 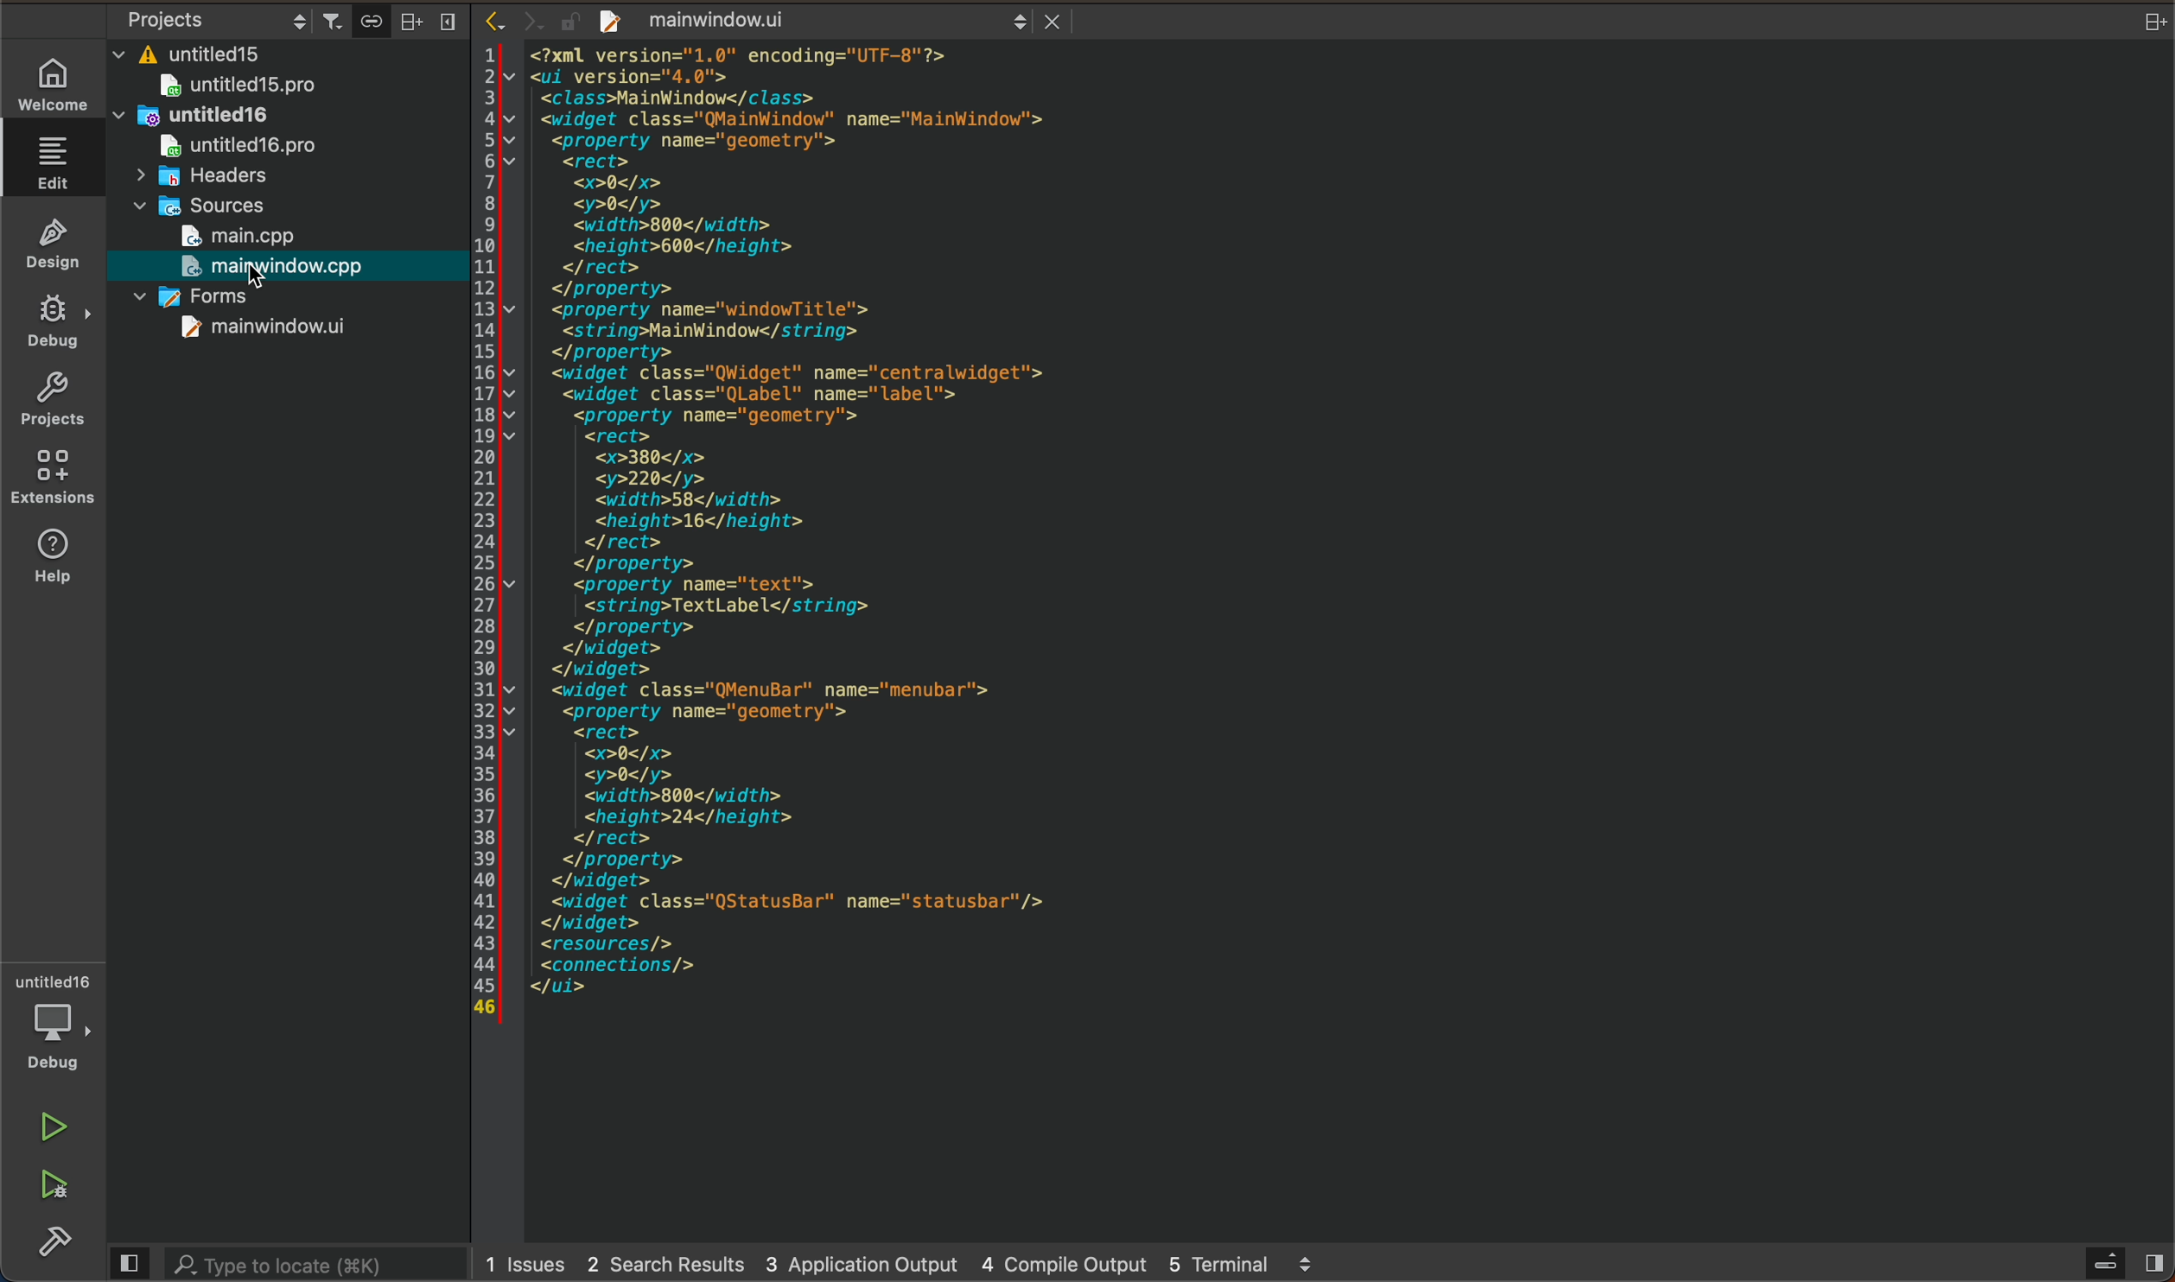 I want to click on mainwindow.cpp, so click(x=275, y=270).